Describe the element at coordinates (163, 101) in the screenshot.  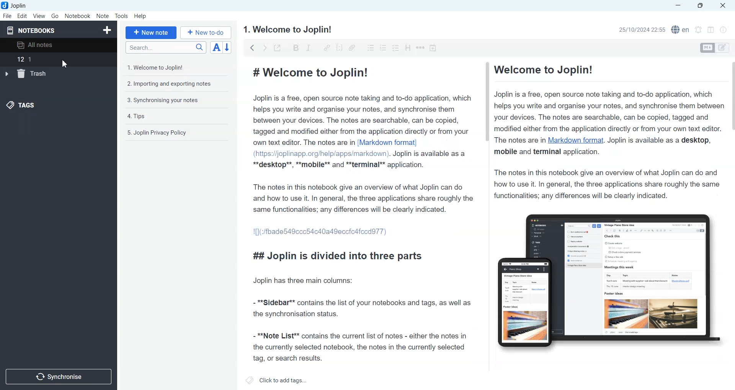
I see `3. Synchronising your notes` at that location.